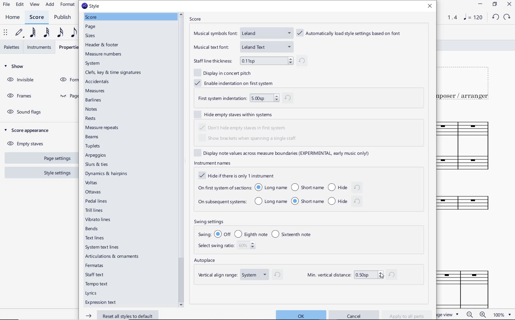 Image resolution: width=515 pixels, height=320 pixels. What do you see at coordinates (494, 5) in the screenshot?
I see `RESTORE DOWN` at bounding box center [494, 5].